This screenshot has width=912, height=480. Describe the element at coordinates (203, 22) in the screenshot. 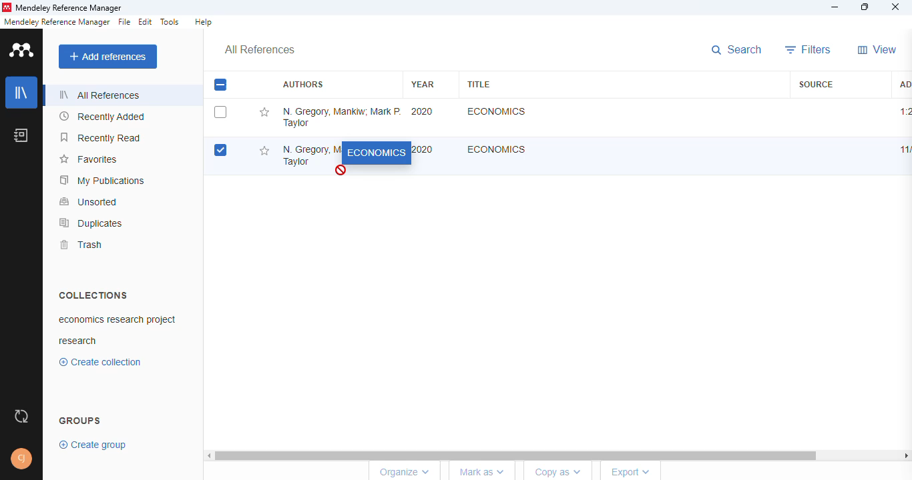

I see `help` at that location.